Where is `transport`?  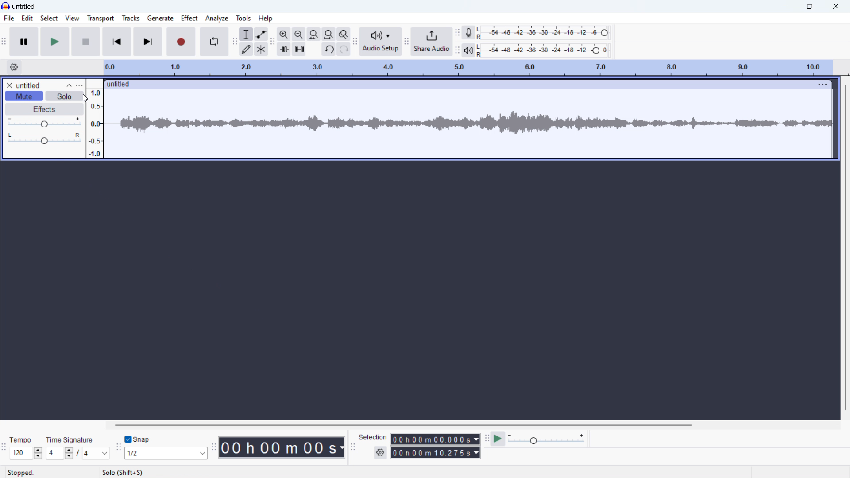 transport is located at coordinates (100, 19).